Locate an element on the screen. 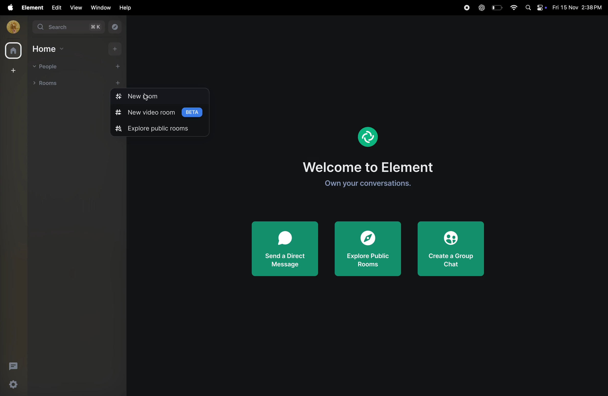  profile is located at coordinates (11, 27).